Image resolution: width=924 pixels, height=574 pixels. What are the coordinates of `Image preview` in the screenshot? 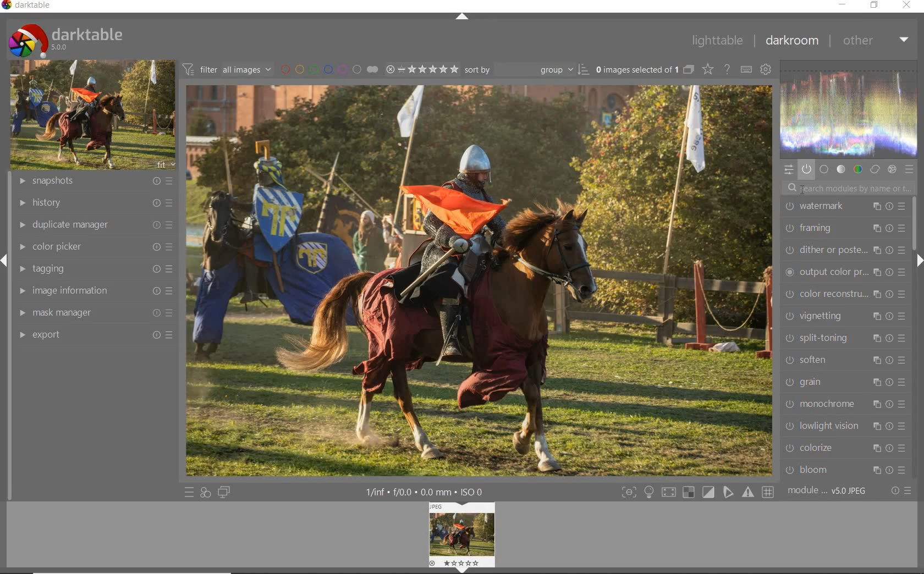 It's located at (461, 537).